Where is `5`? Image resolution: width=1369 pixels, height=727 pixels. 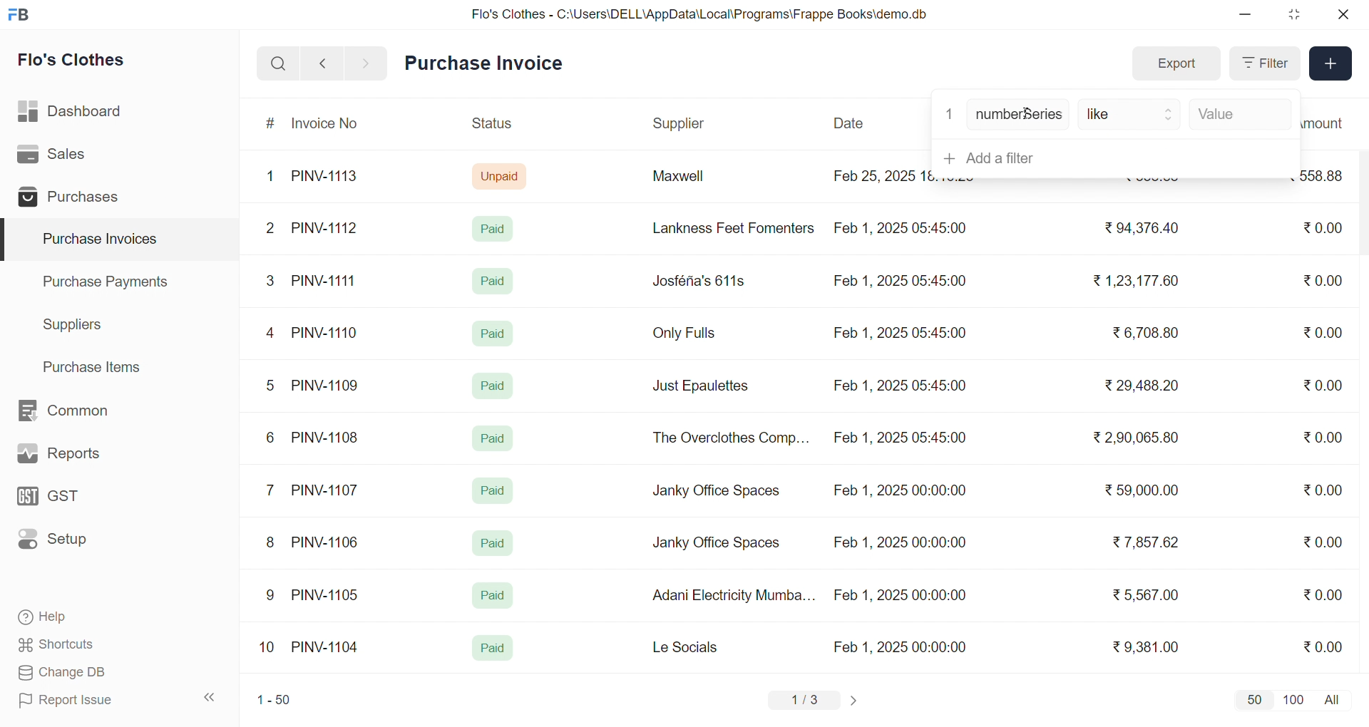
5 is located at coordinates (270, 385).